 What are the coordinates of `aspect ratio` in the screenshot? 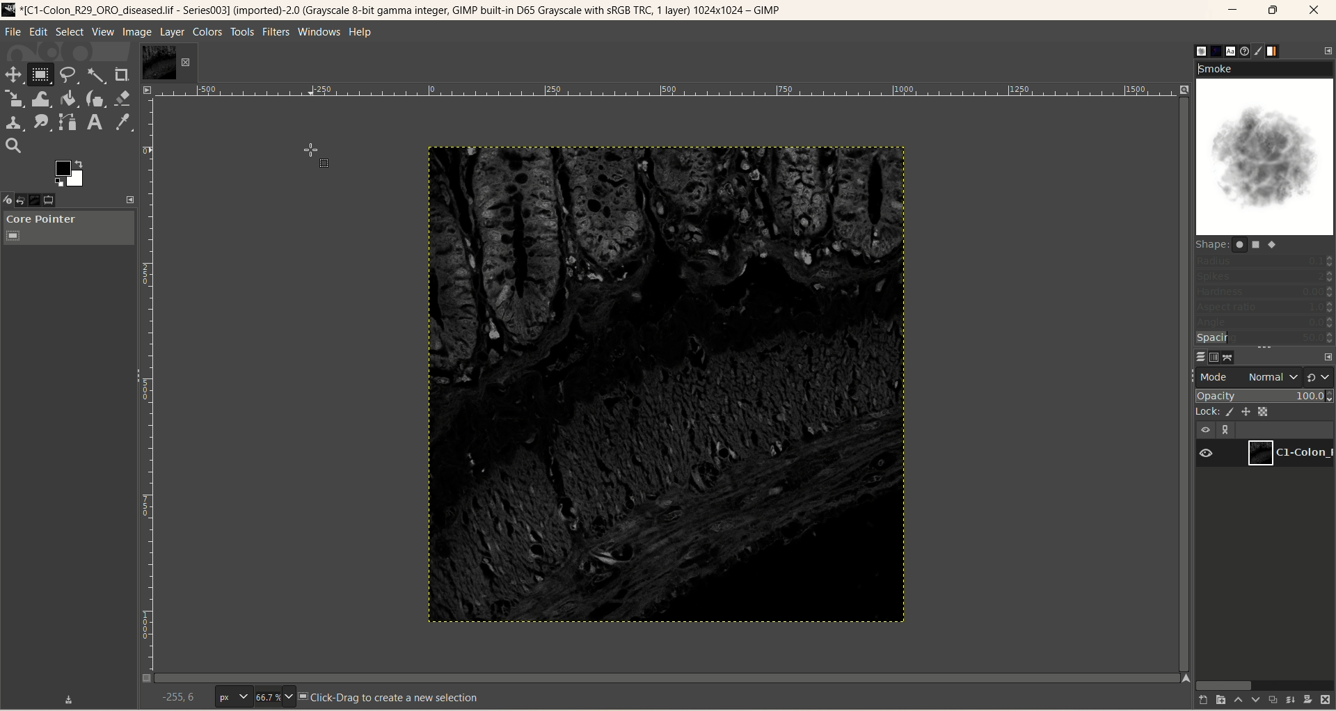 It's located at (1266, 307).